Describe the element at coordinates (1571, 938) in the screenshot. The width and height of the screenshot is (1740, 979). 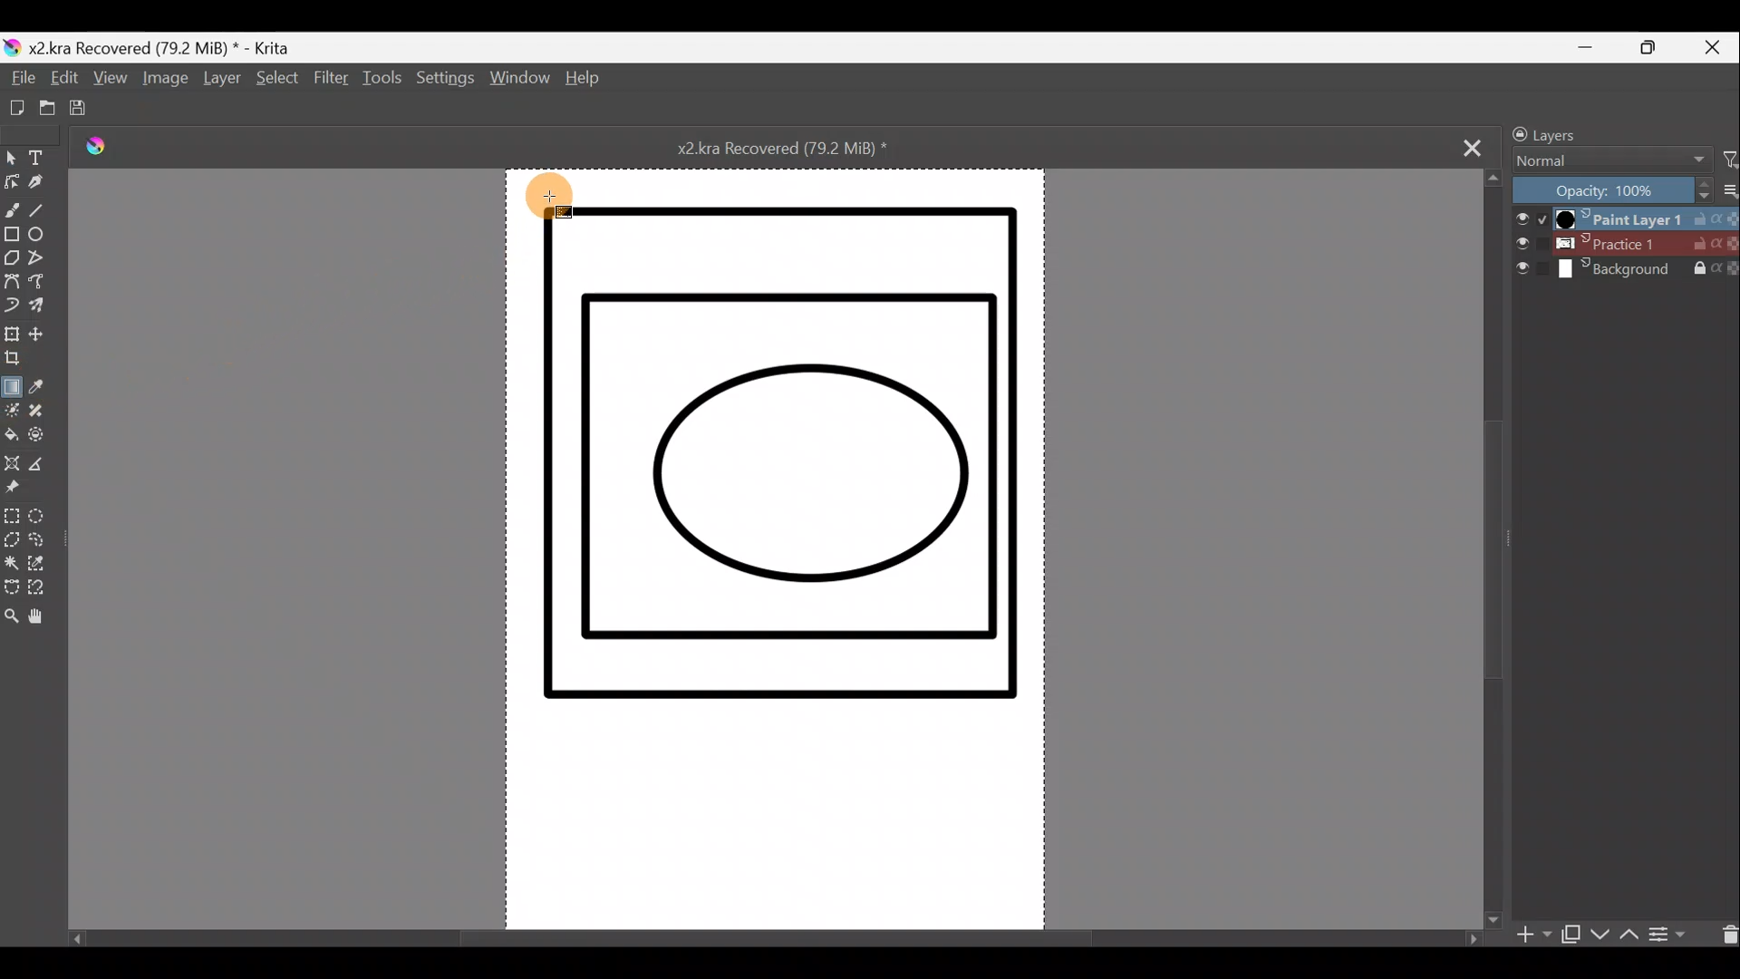
I see `Duplicate layer/mask` at that location.